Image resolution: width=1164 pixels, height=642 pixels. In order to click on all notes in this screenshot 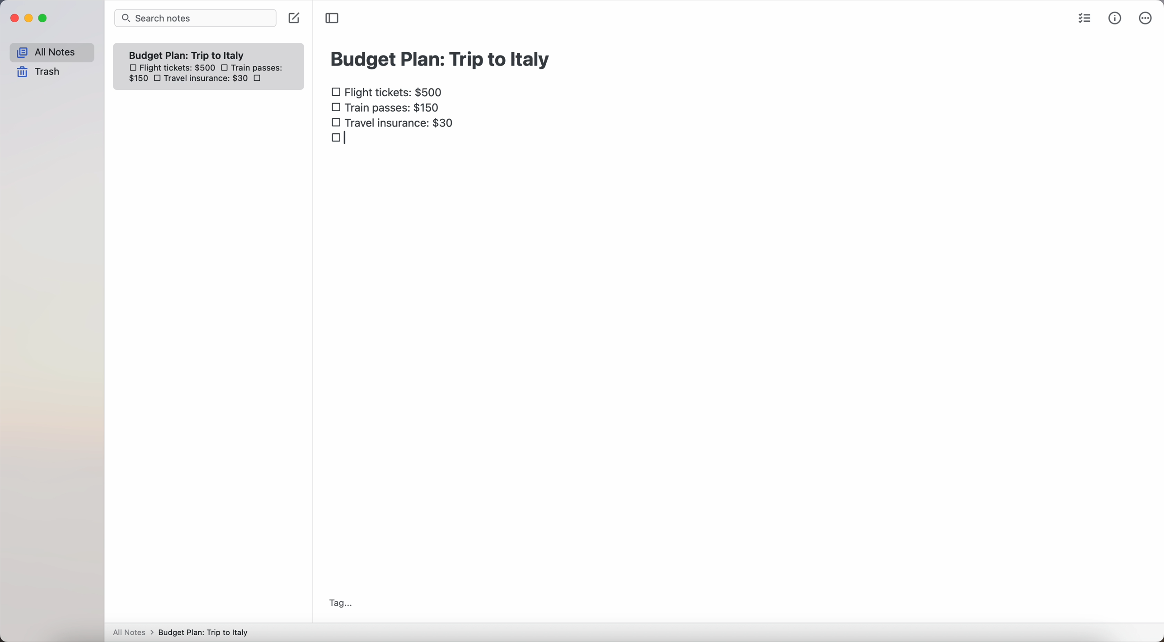, I will do `click(51, 52)`.